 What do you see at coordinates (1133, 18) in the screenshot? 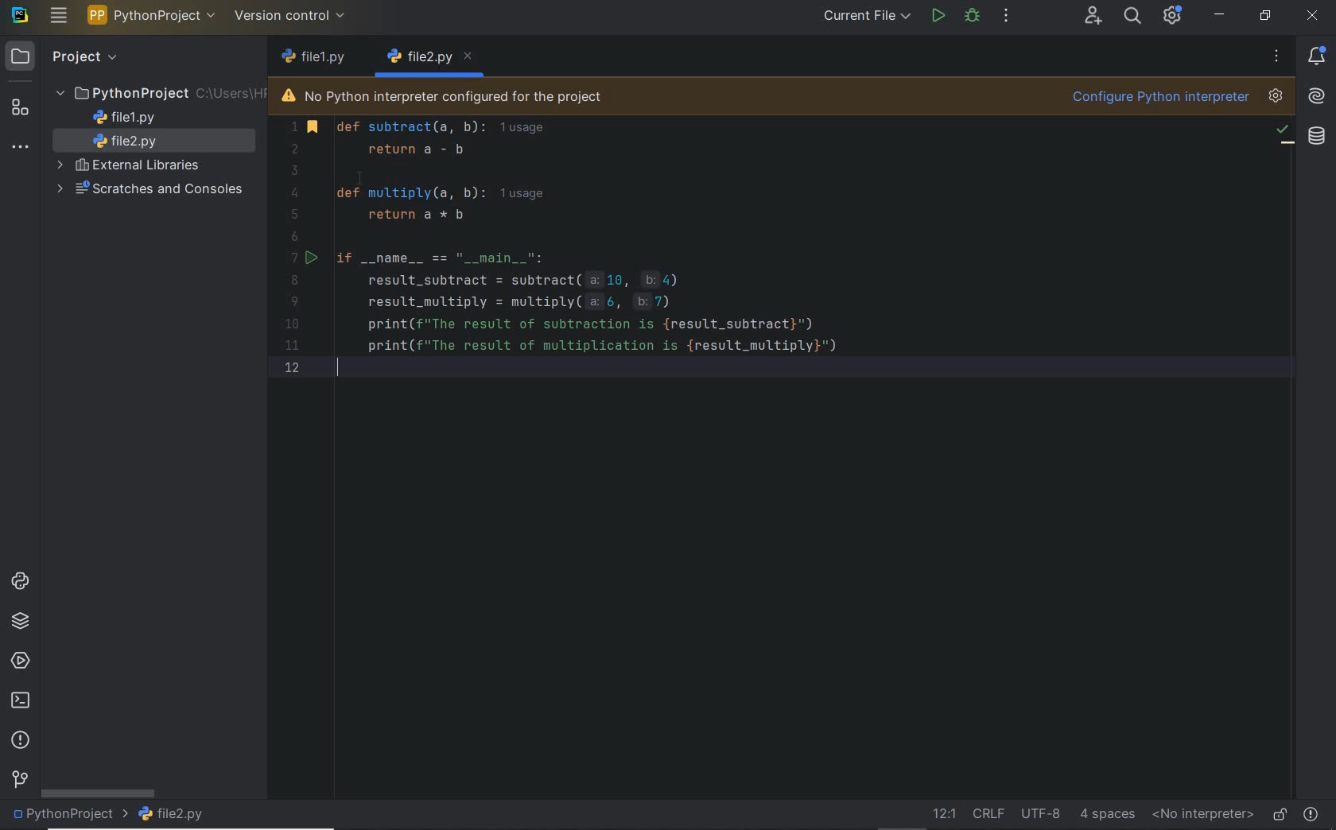
I see `search everywhere` at bounding box center [1133, 18].